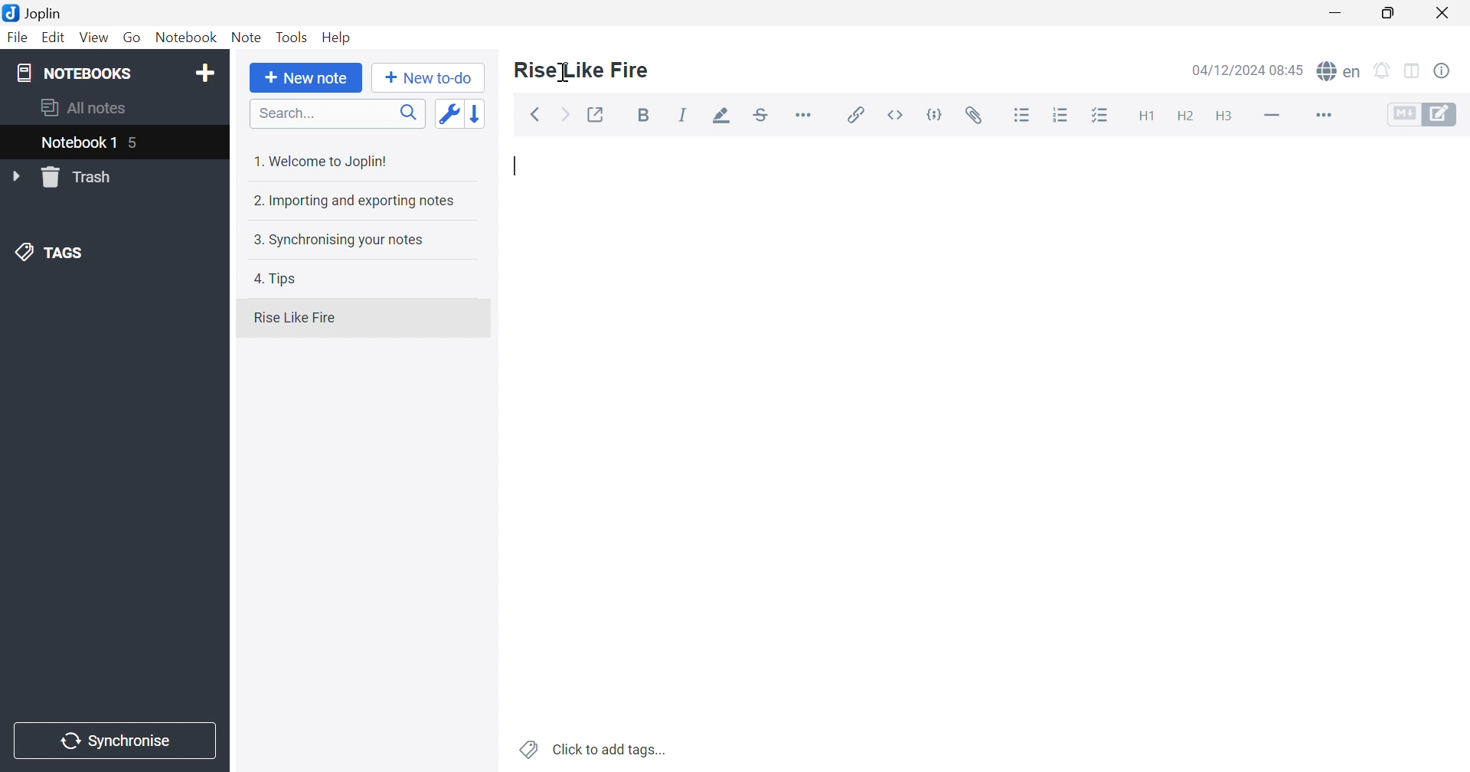 This screenshot has height=772, width=1470. Describe the element at coordinates (1024, 117) in the screenshot. I see `Bulleted list` at that location.